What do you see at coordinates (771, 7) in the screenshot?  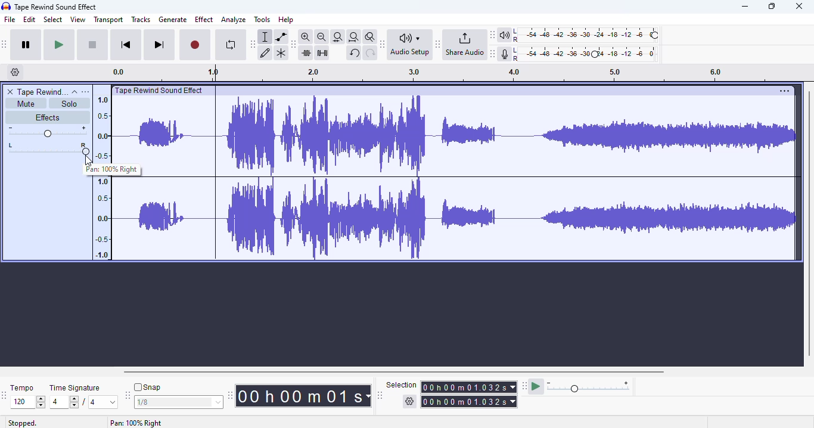 I see `maximize` at bounding box center [771, 7].